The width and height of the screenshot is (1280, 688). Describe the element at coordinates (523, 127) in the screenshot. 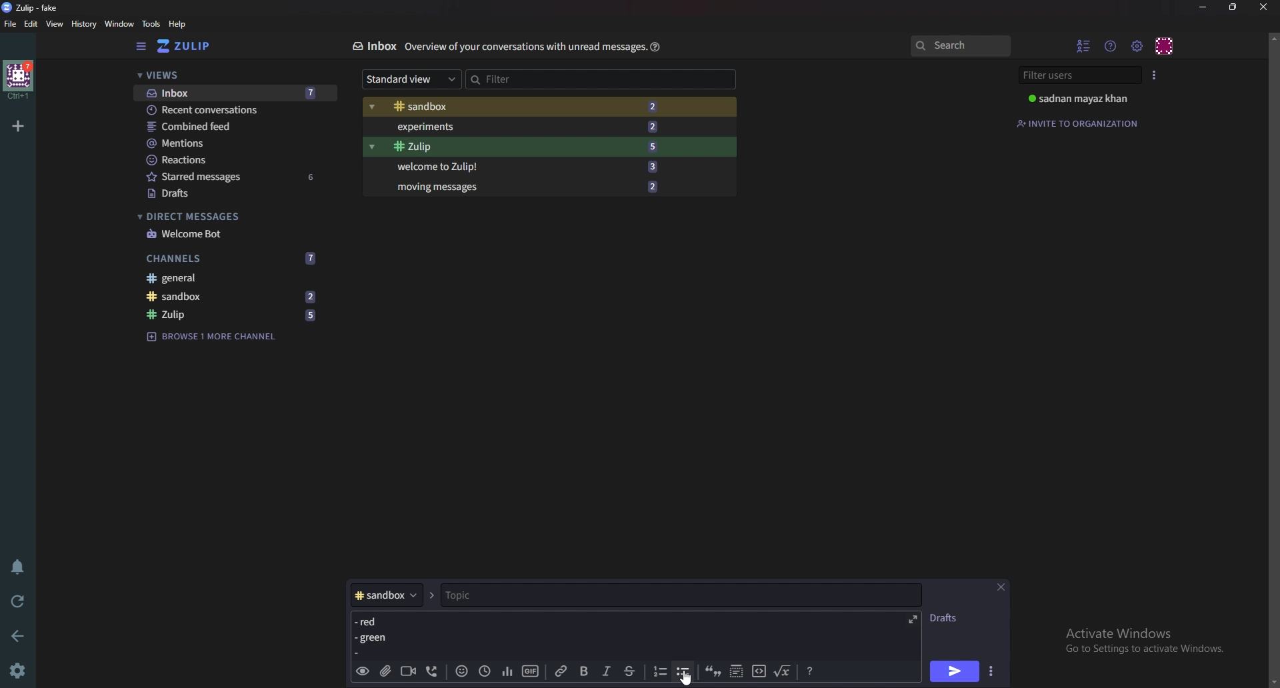

I see `Experiments` at that location.